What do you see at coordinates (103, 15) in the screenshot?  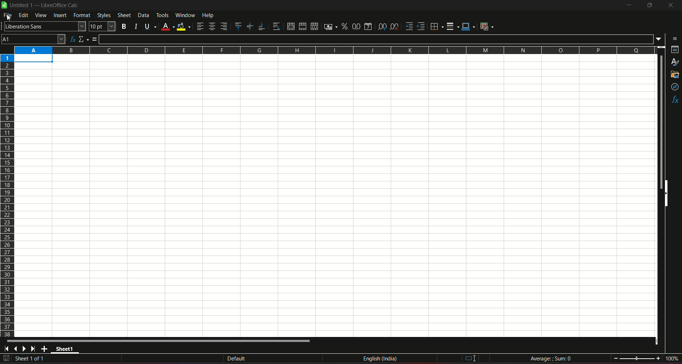 I see `Styles` at bounding box center [103, 15].